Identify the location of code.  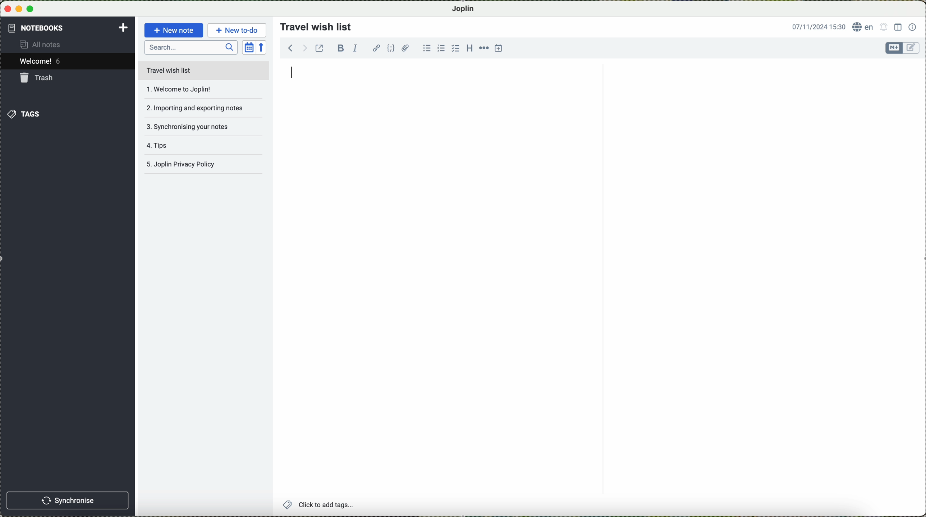
(391, 48).